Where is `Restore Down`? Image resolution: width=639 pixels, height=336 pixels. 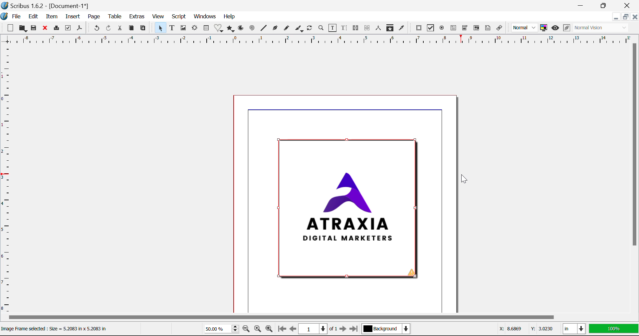 Restore Down is located at coordinates (615, 18).